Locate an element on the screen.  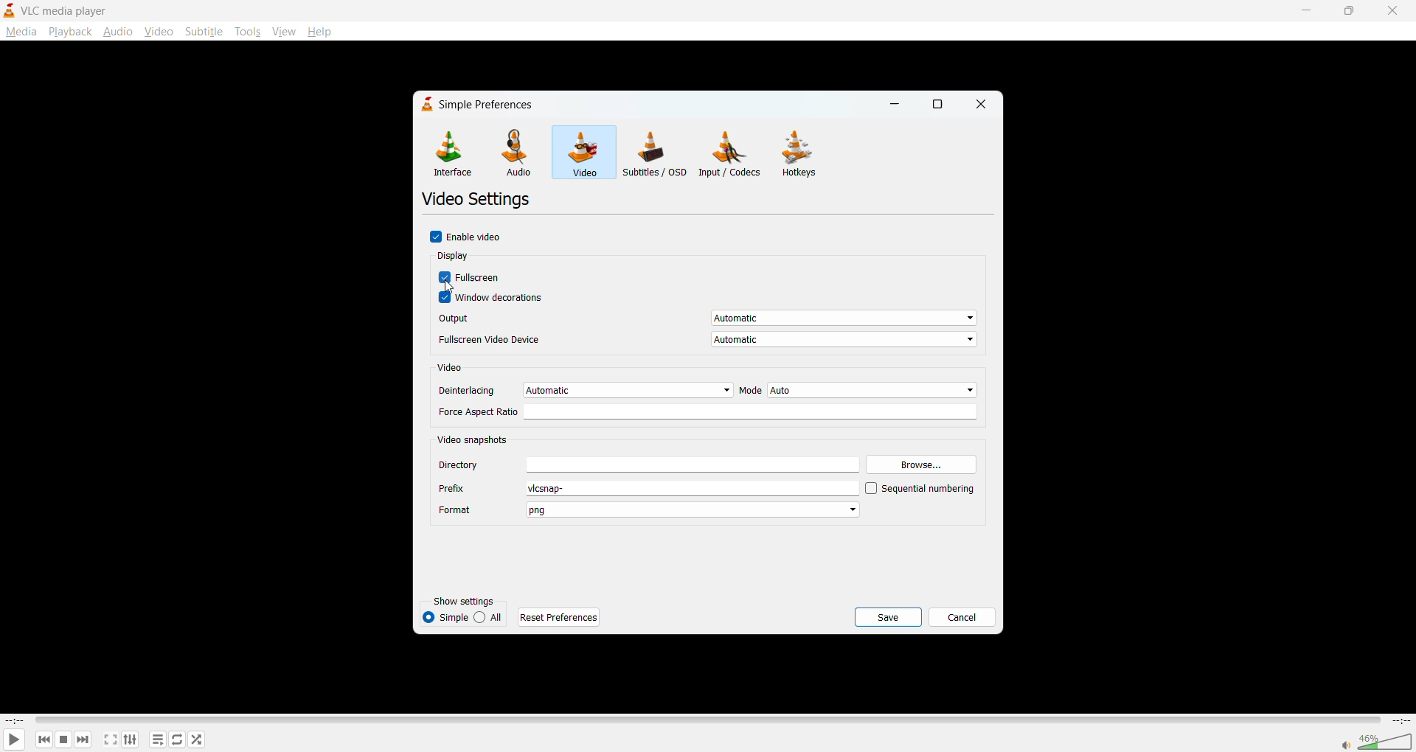
cancel is located at coordinates (961, 615).